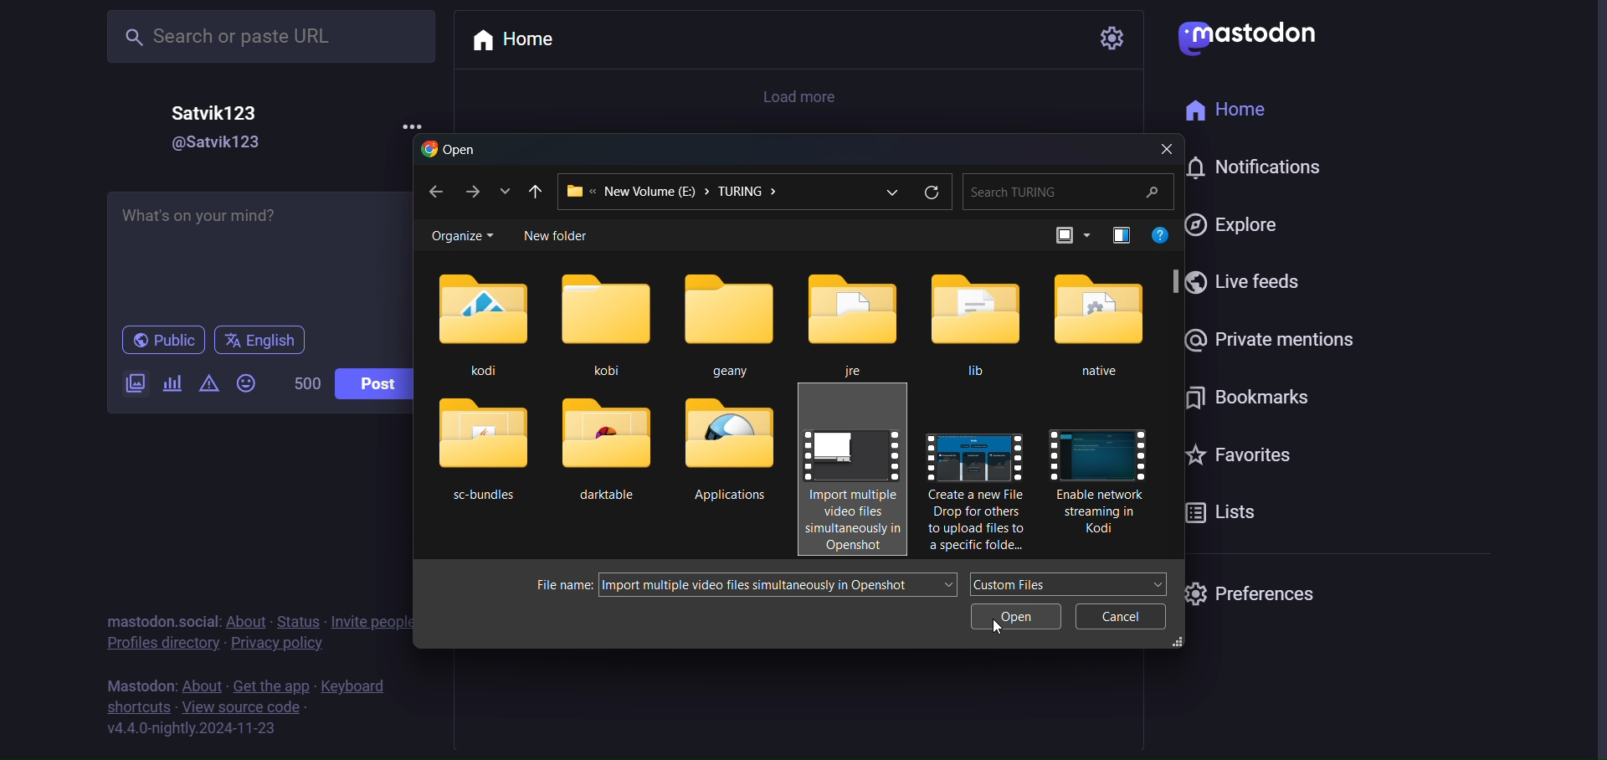 The image size is (1607, 760). I want to click on dropdown, so click(1162, 584).